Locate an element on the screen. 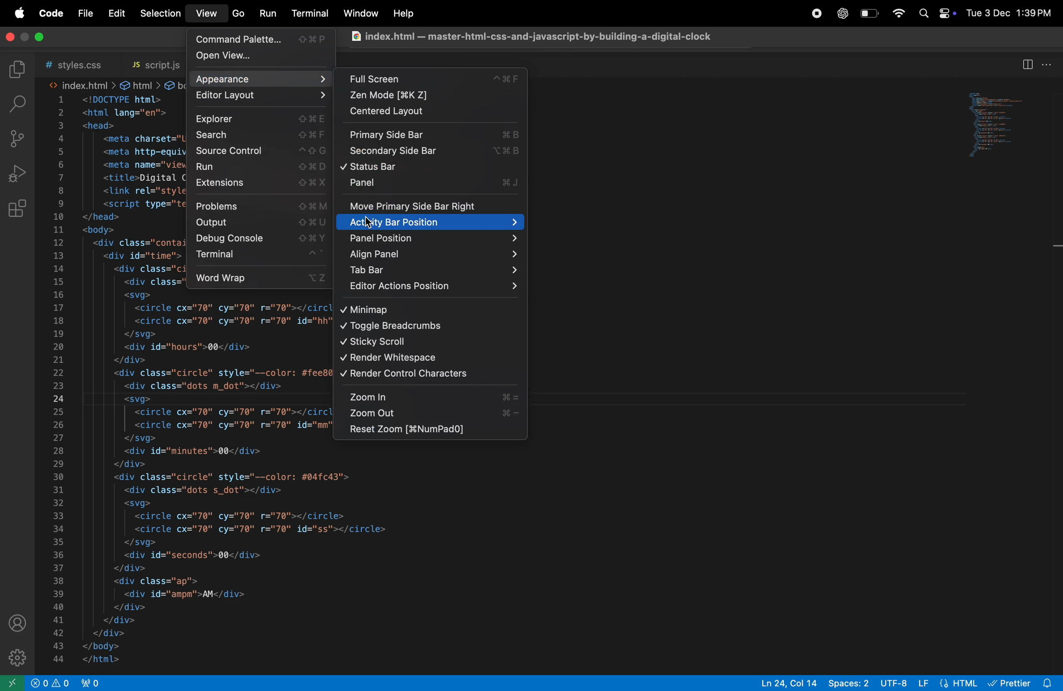 This screenshot has width=1063, height=691. no ports opned is located at coordinates (78, 683).